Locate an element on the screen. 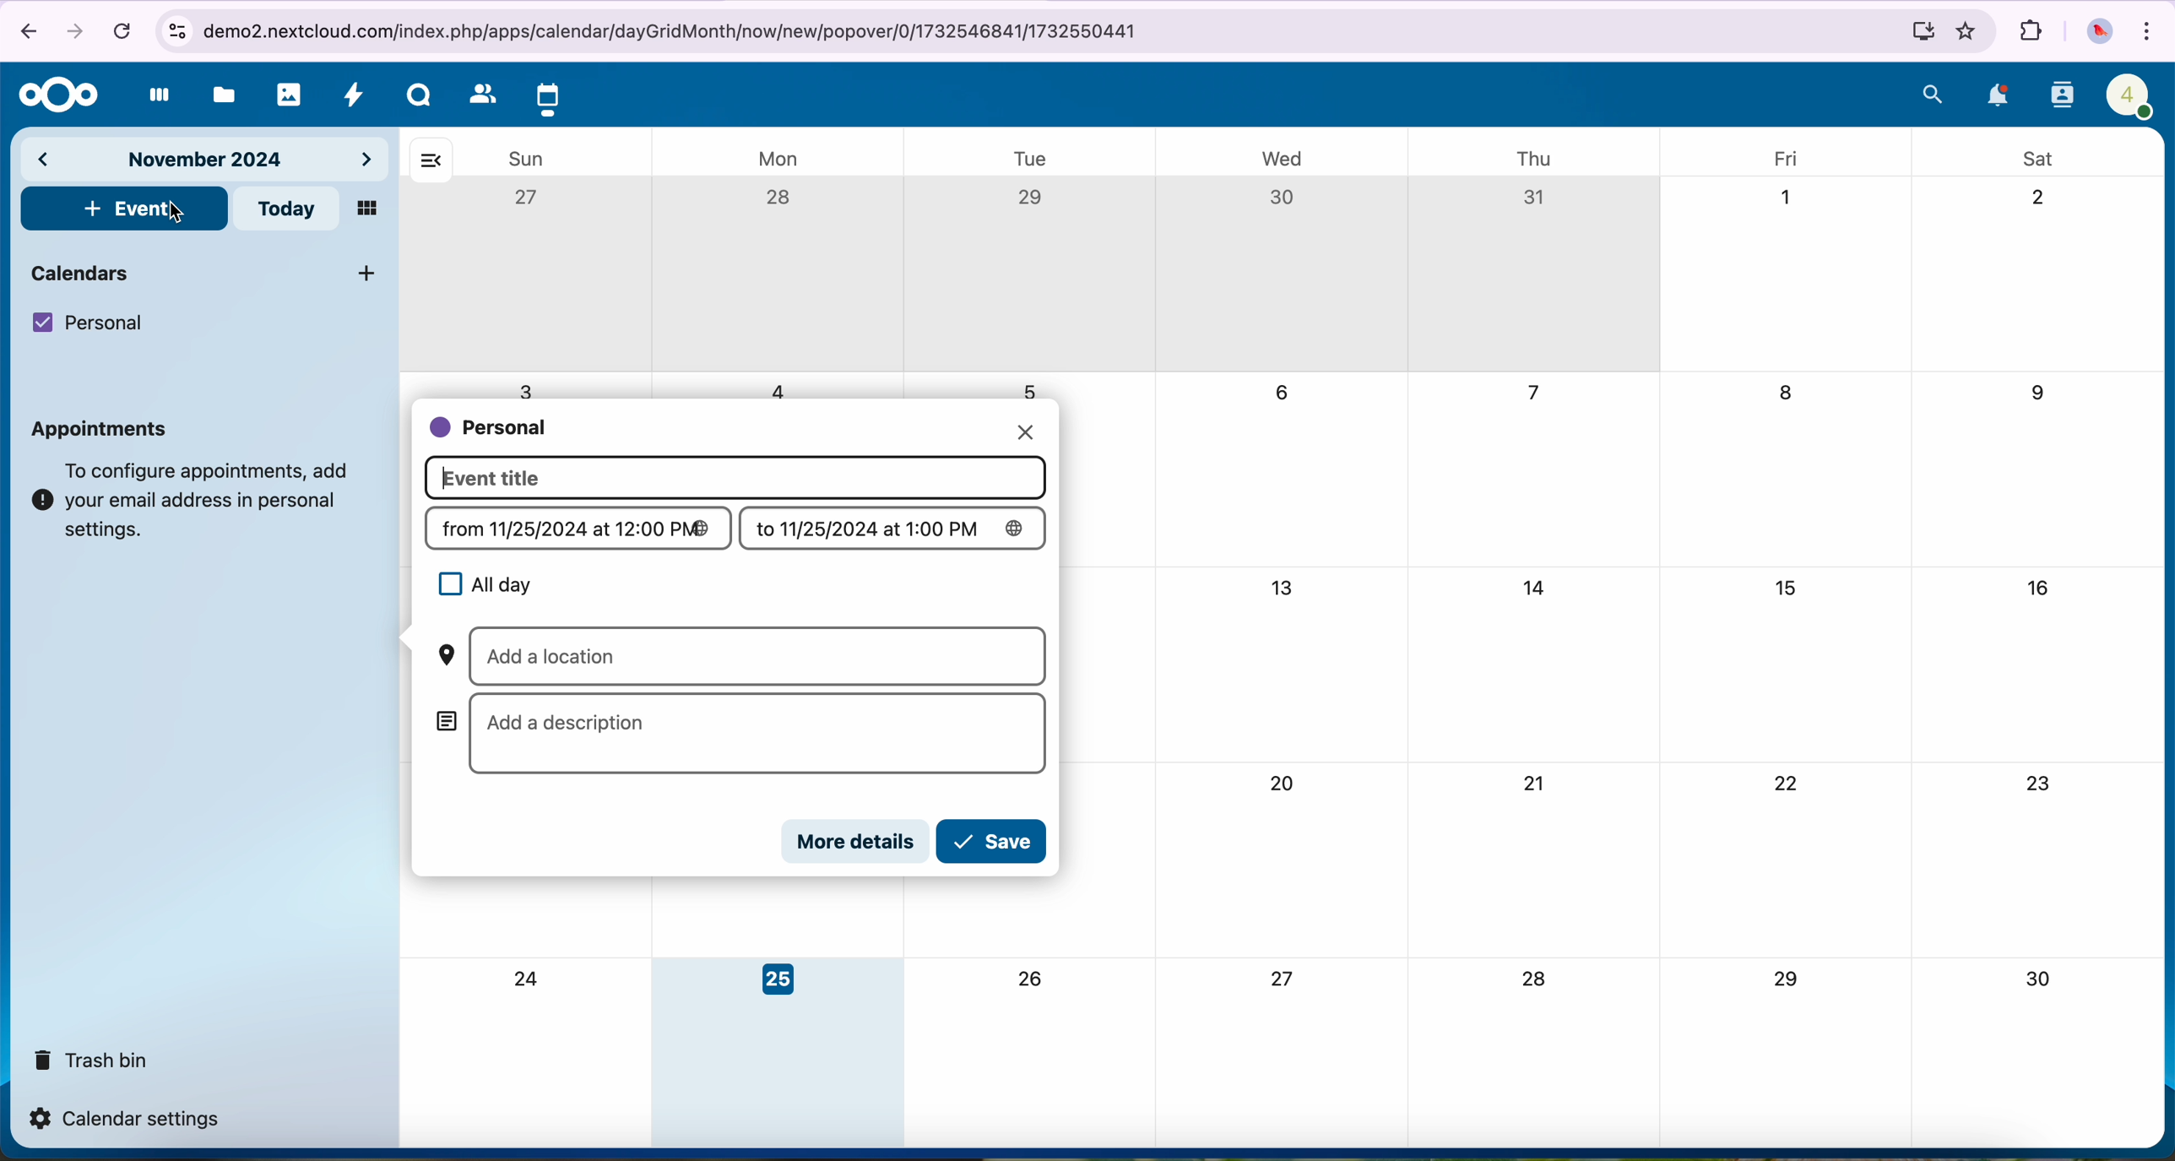  search is located at coordinates (1934, 94).